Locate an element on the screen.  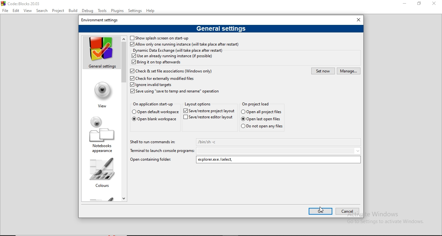
Check for externally modified files is located at coordinates (171, 70).